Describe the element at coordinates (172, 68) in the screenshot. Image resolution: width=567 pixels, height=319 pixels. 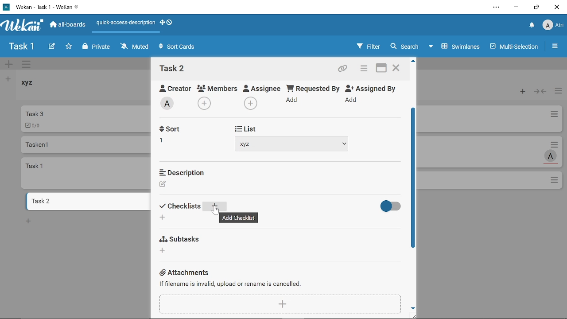
I see `Card name` at that location.